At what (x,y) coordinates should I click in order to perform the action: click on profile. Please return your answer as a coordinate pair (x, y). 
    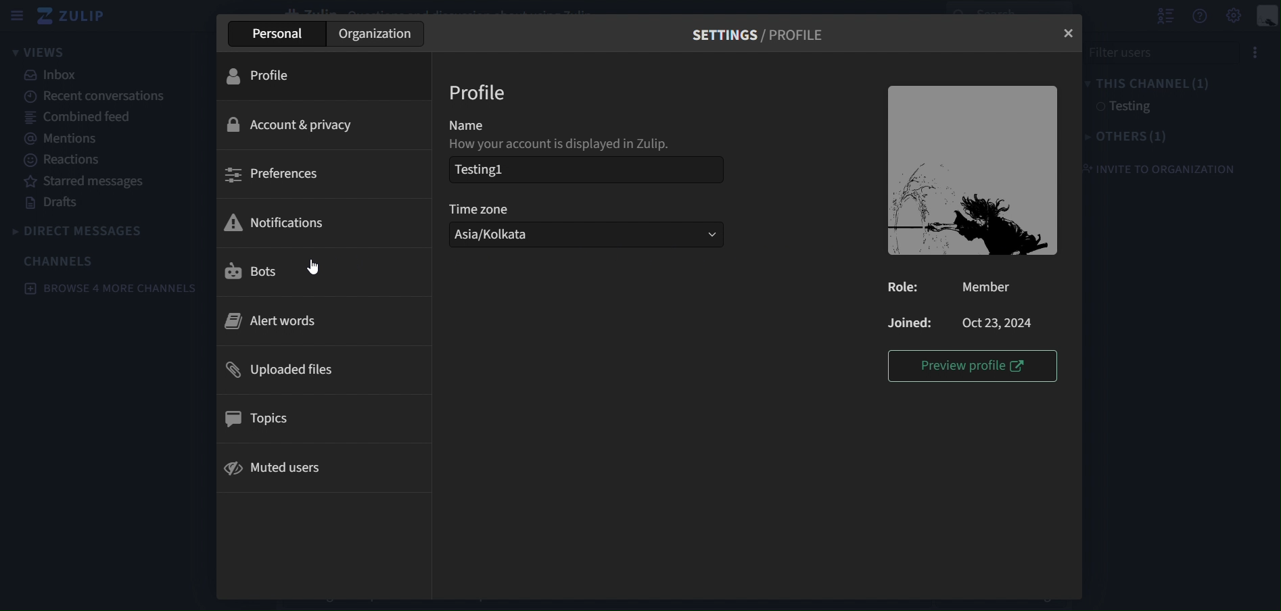
    Looking at the image, I should click on (271, 76).